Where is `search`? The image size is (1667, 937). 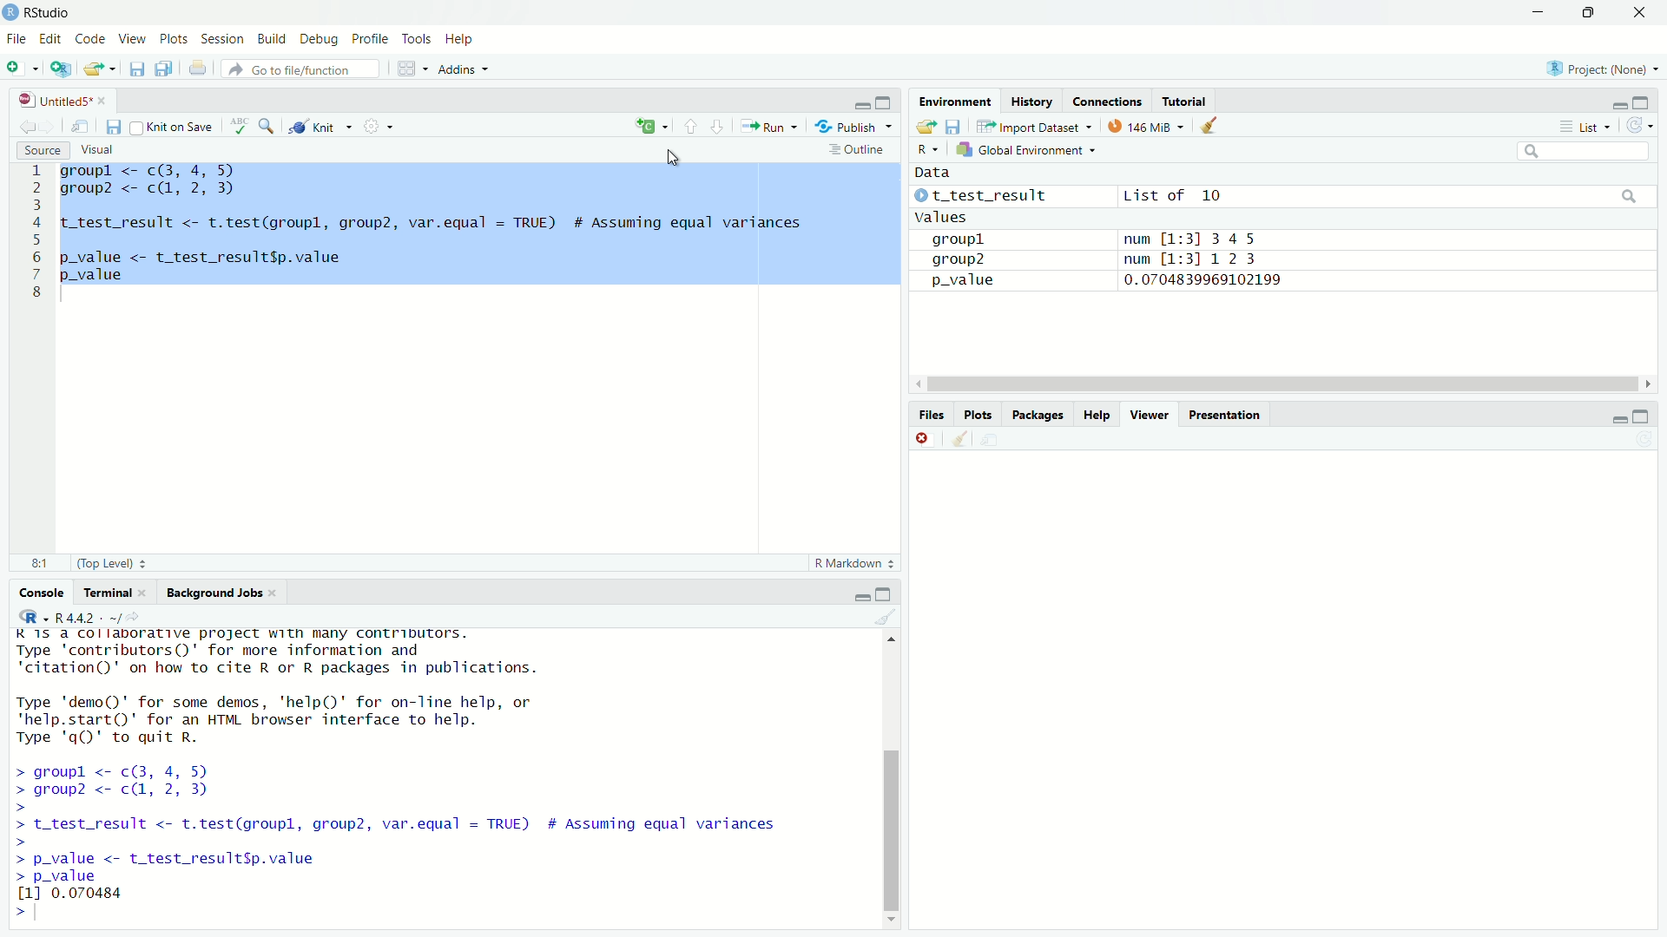
search is located at coordinates (267, 124).